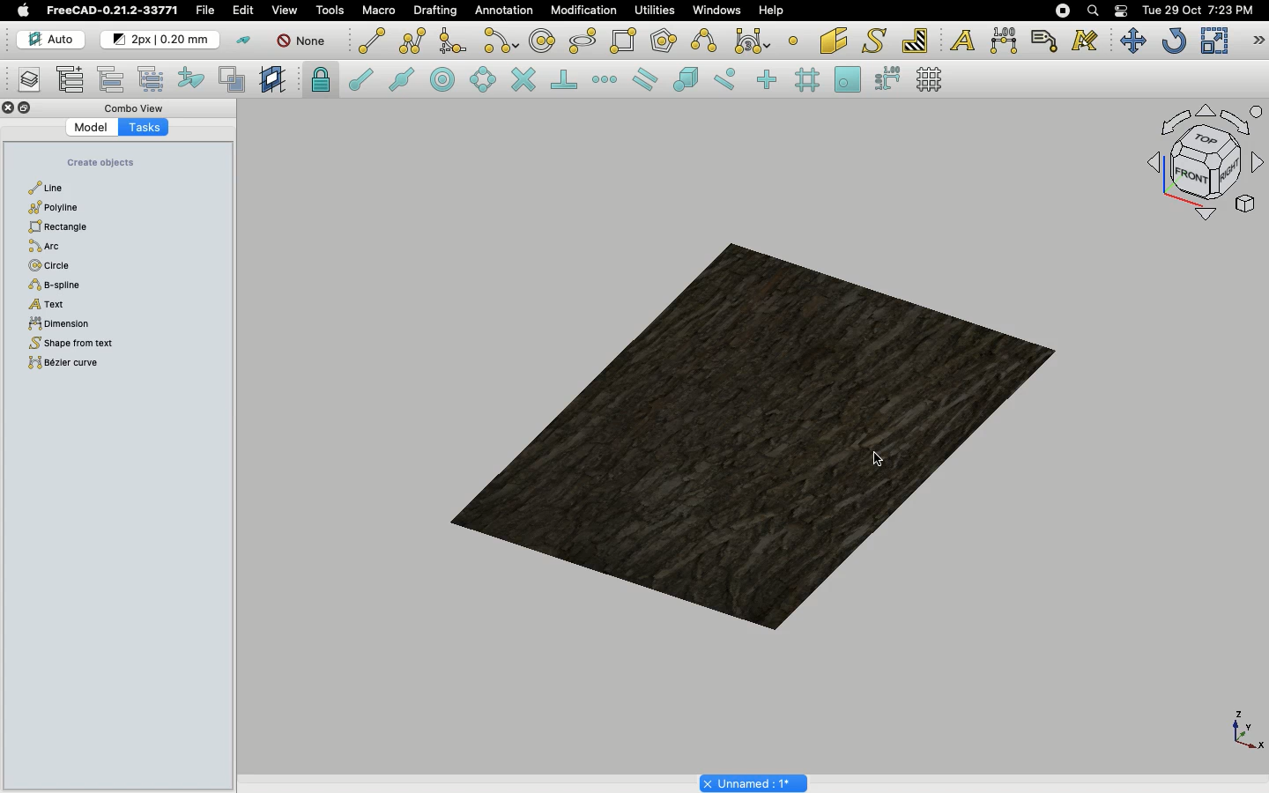 The height and width of the screenshot is (793, 1269). What do you see at coordinates (761, 79) in the screenshot?
I see `Snap ortho` at bounding box center [761, 79].